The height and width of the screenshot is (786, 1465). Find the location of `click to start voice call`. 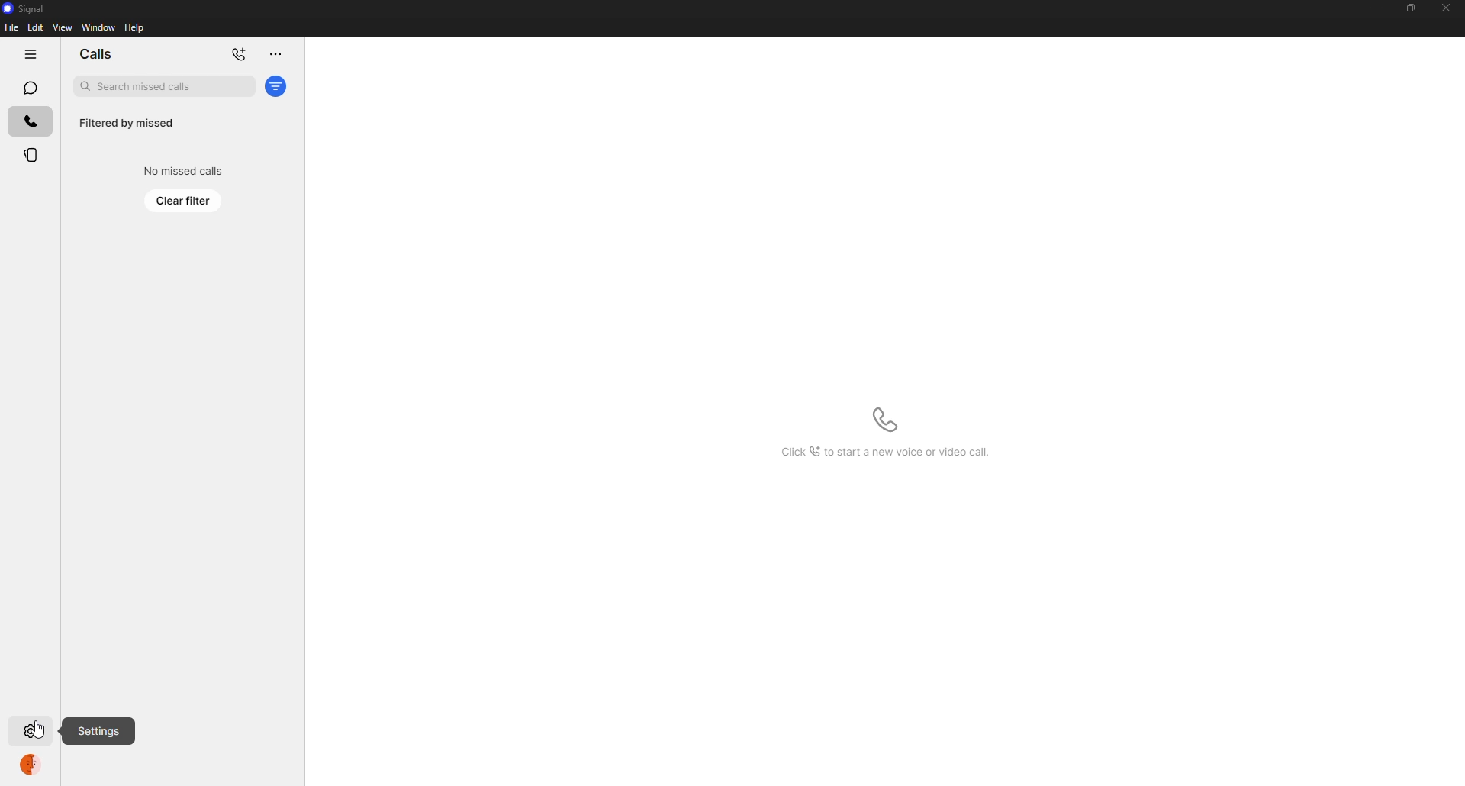

click to start voice call is located at coordinates (882, 419).